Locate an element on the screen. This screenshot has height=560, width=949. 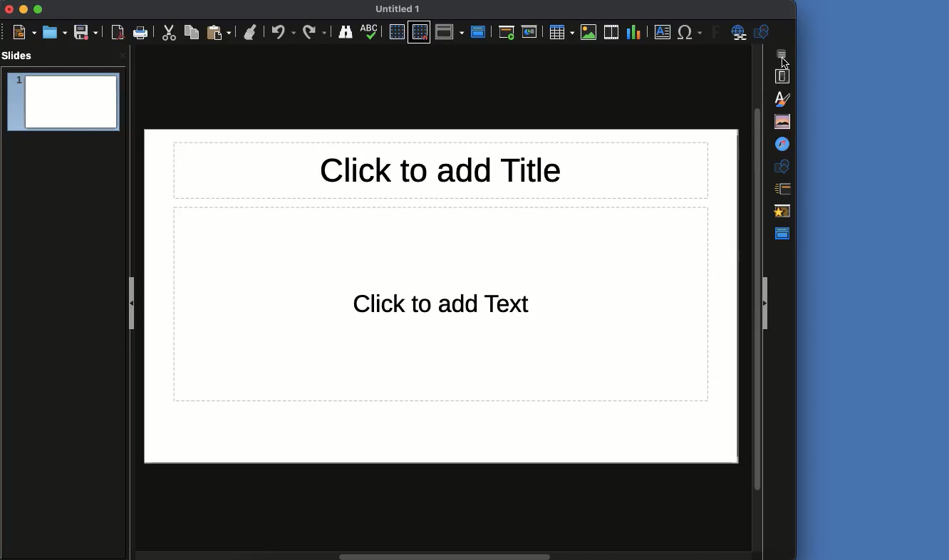
Collapse is located at coordinates (769, 303).